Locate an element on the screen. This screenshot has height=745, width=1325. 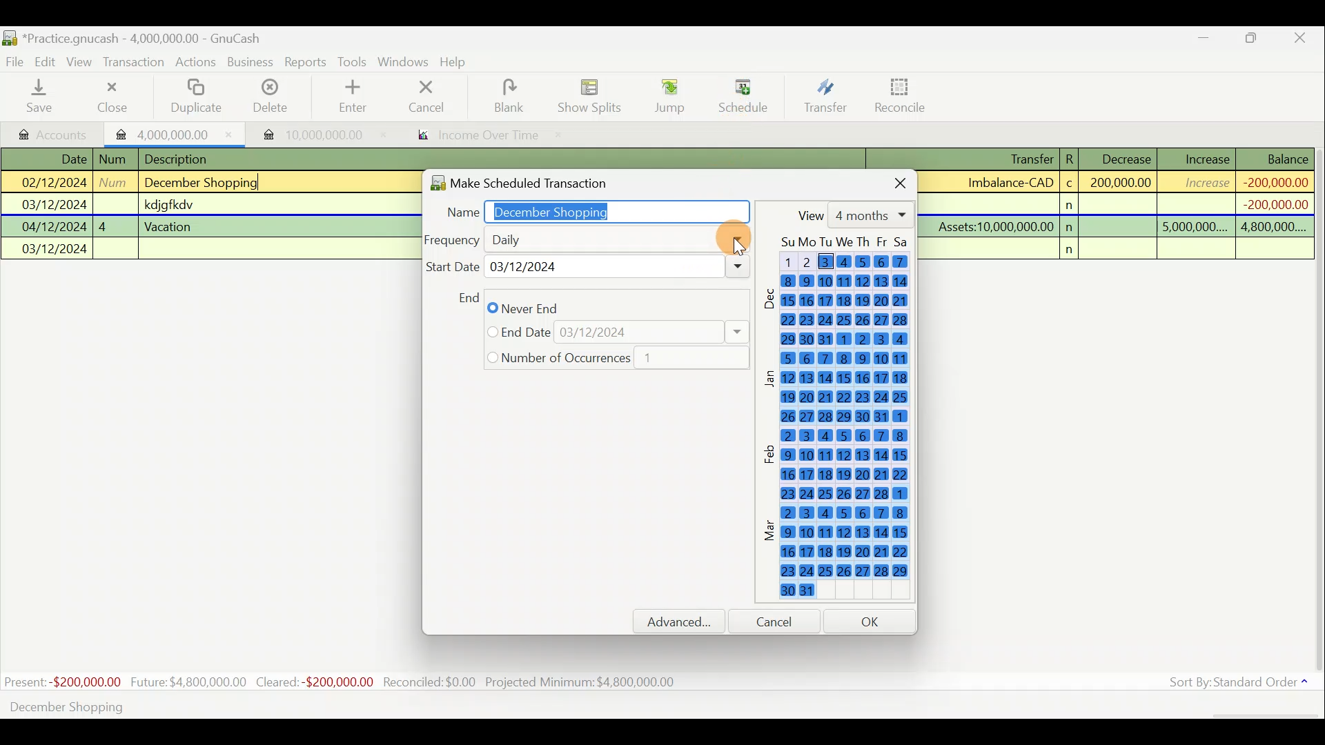
Frequency is located at coordinates (585, 239).